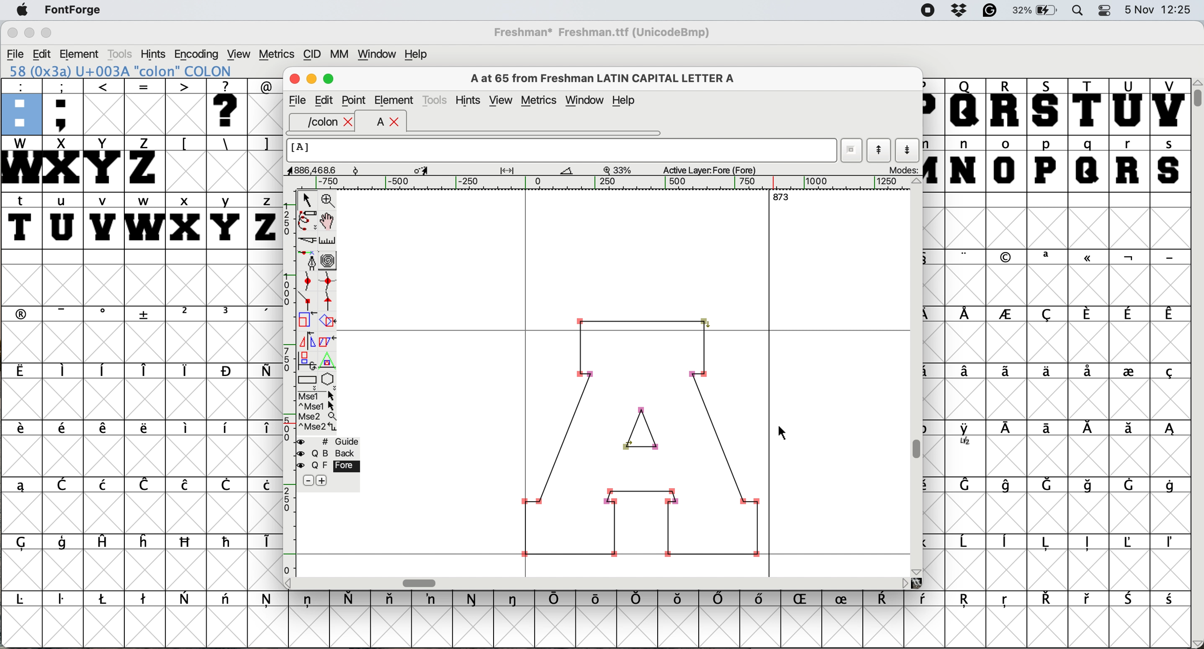 Image resolution: width=1204 pixels, height=649 pixels. Describe the element at coordinates (926, 11) in the screenshot. I see `screen recorder` at that location.